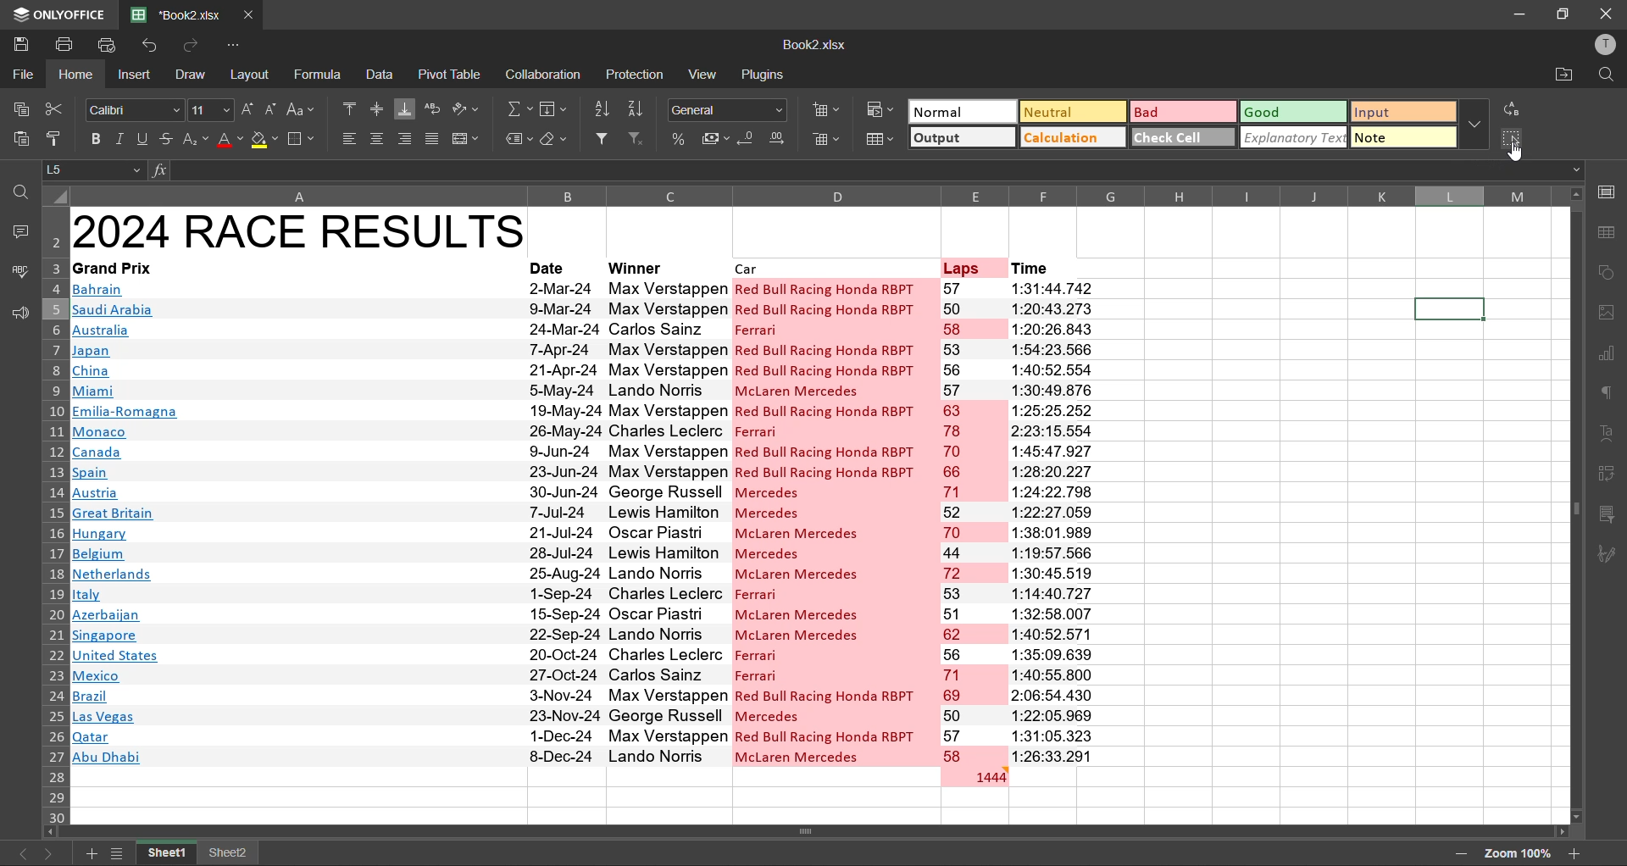 The height and width of the screenshot is (866, 1627). What do you see at coordinates (97, 169) in the screenshot?
I see `cell address` at bounding box center [97, 169].